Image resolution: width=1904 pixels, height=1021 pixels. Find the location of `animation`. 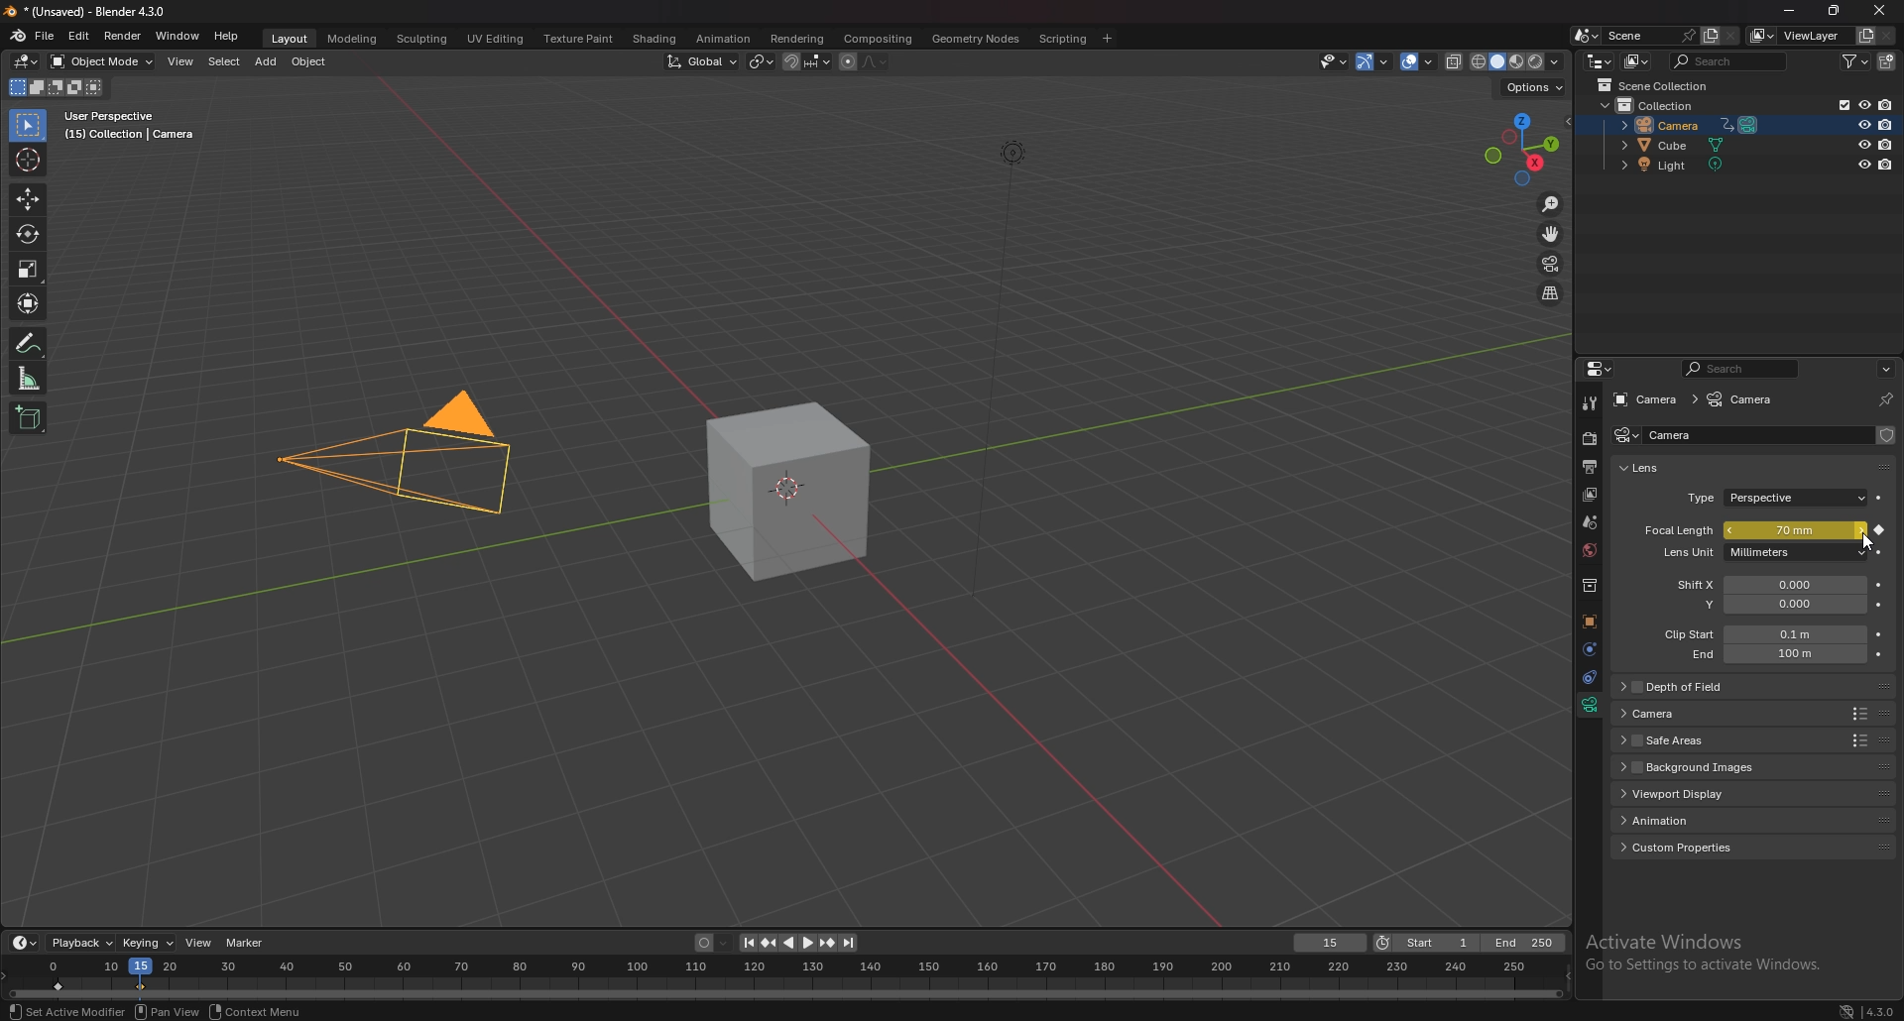

animation is located at coordinates (721, 38).